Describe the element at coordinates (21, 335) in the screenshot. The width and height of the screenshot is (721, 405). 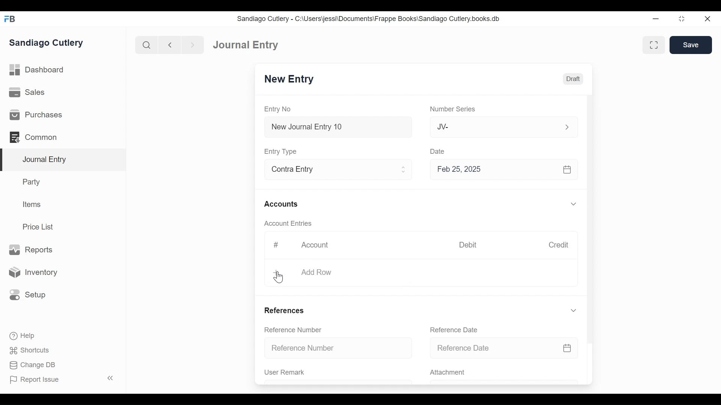
I see `Help` at that location.